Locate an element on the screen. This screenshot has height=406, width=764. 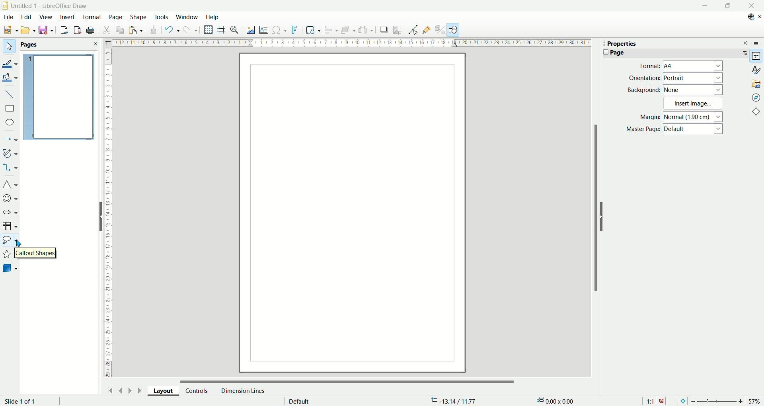
page is located at coordinates (116, 18).